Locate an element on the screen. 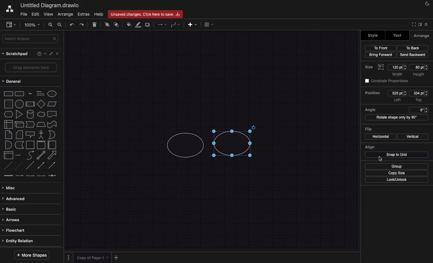  lock\unlock is located at coordinates (397, 180).